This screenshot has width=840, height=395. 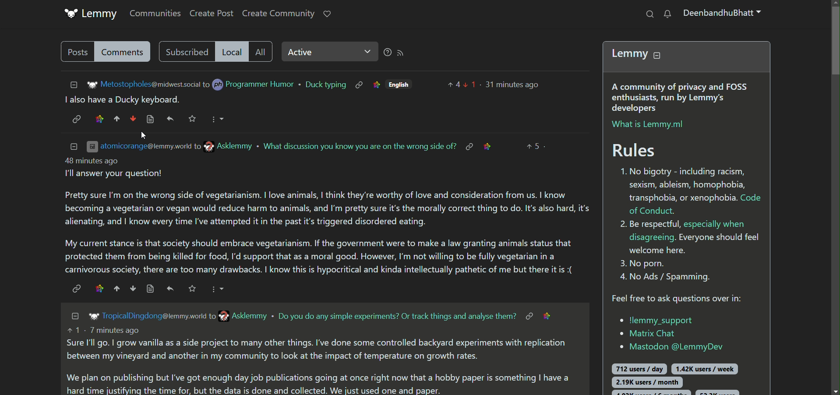 What do you see at coordinates (76, 52) in the screenshot?
I see `post button` at bounding box center [76, 52].